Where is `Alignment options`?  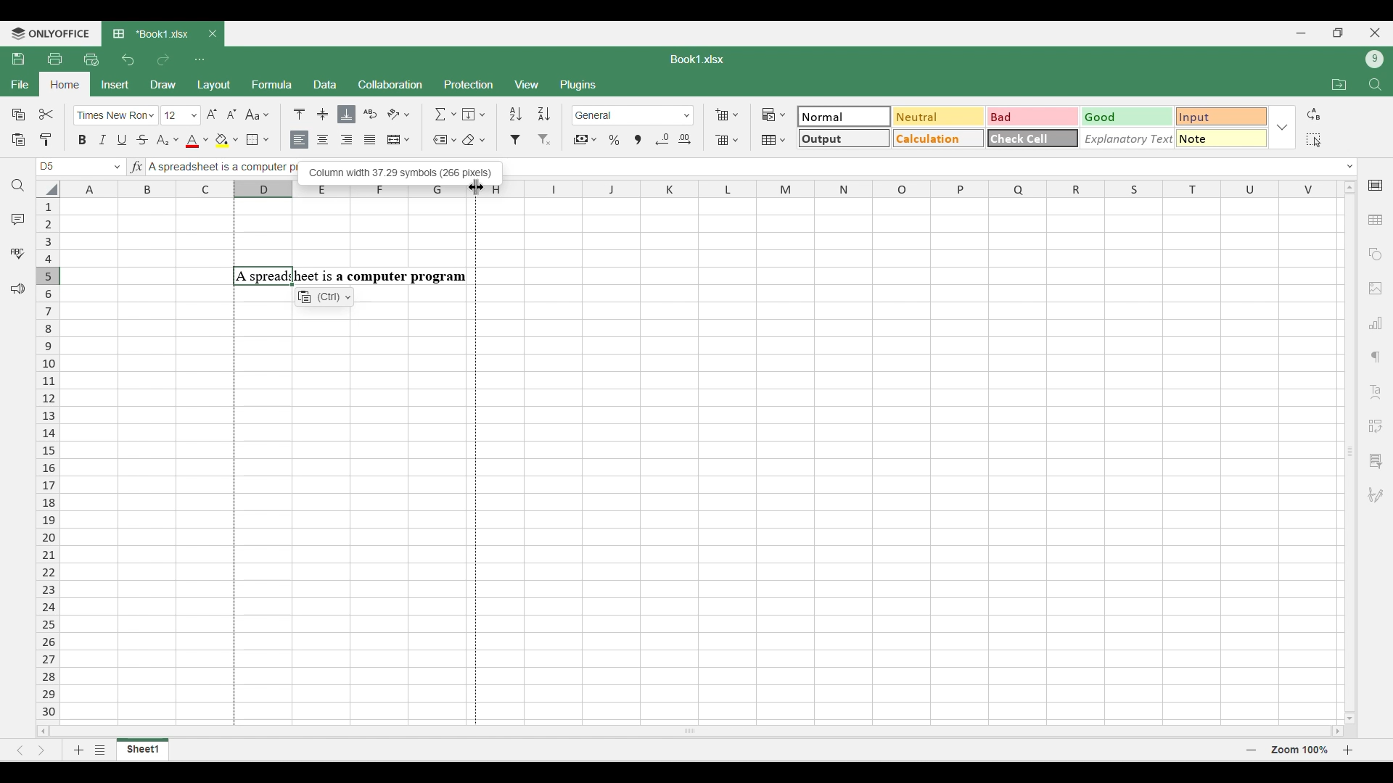 Alignment options is located at coordinates (334, 141).